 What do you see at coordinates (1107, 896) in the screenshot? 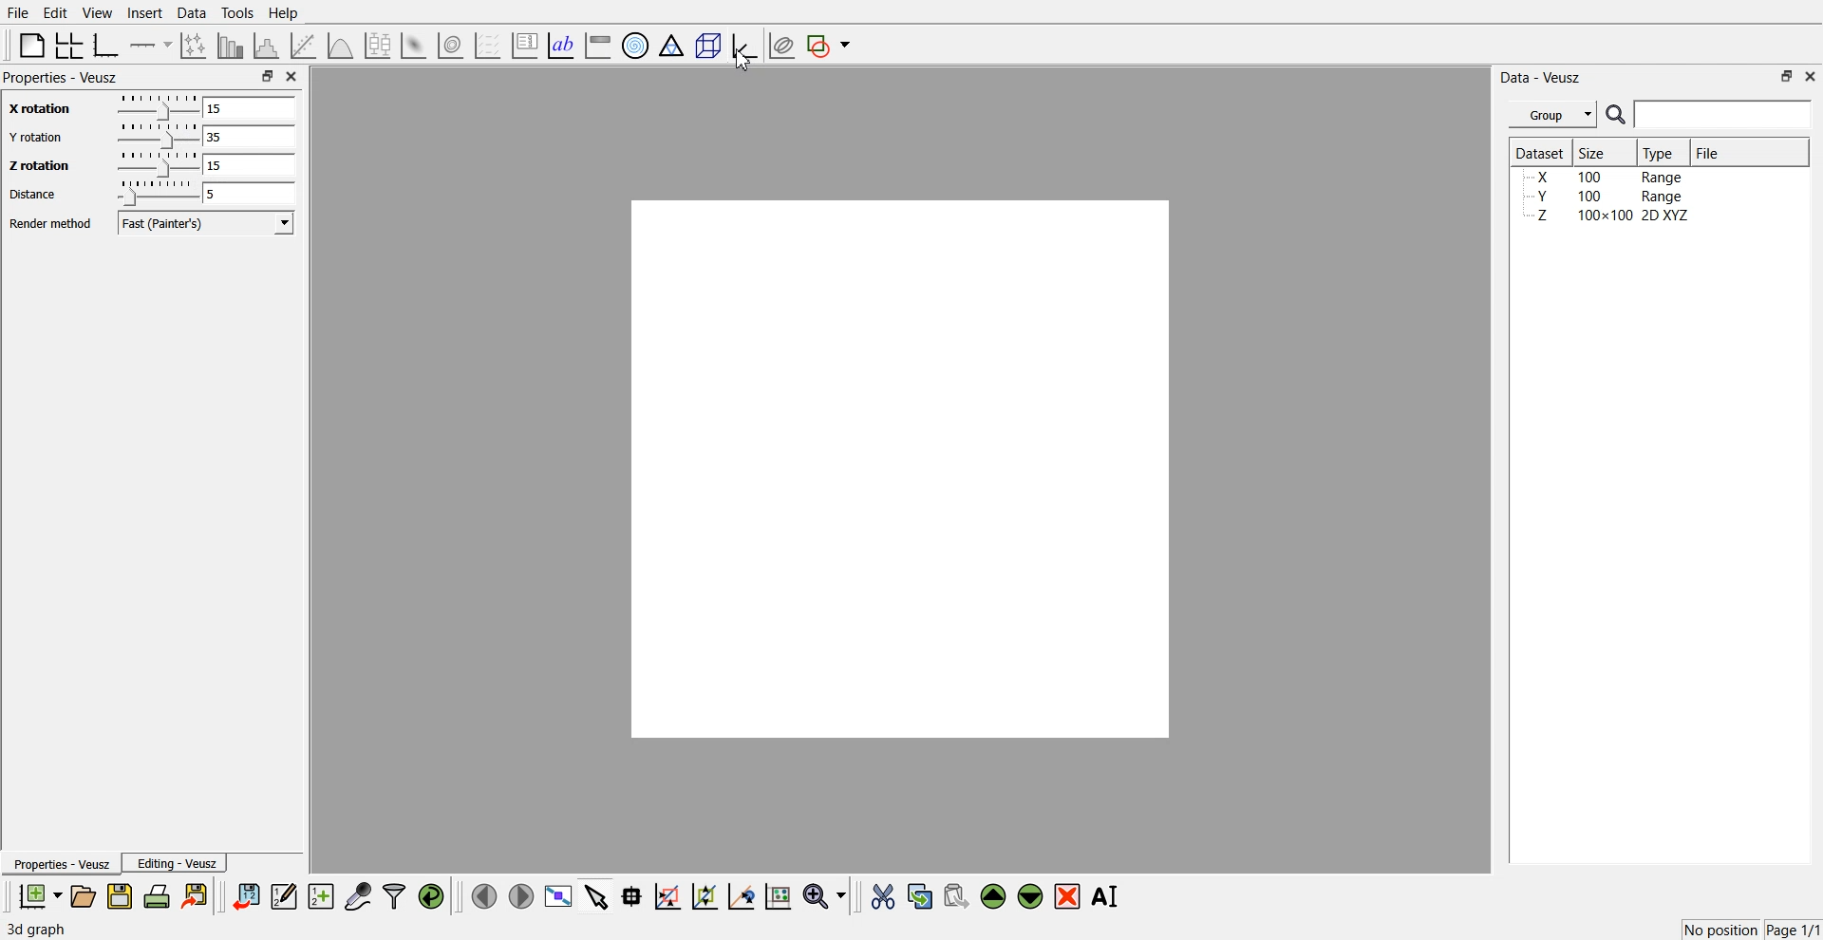
I see `Rename the selected widget` at bounding box center [1107, 896].